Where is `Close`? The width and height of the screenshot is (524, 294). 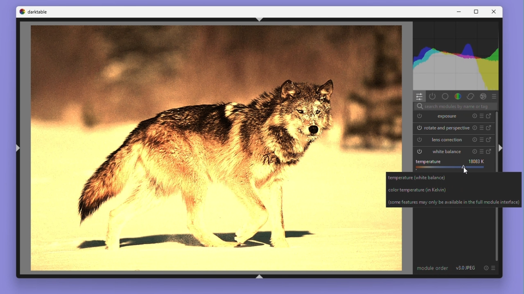
Close is located at coordinates (496, 12).